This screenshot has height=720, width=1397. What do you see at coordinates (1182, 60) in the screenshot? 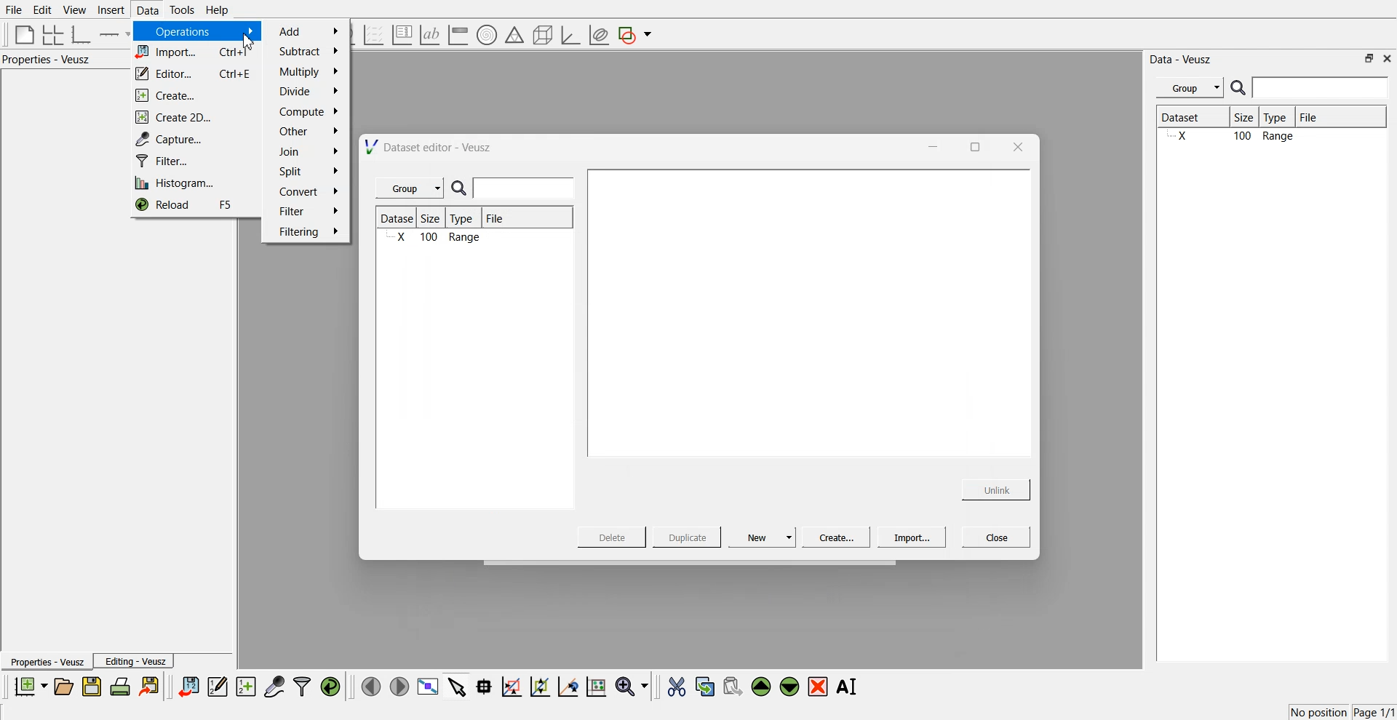
I see `Data - Veusz` at bounding box center [1182, 60].